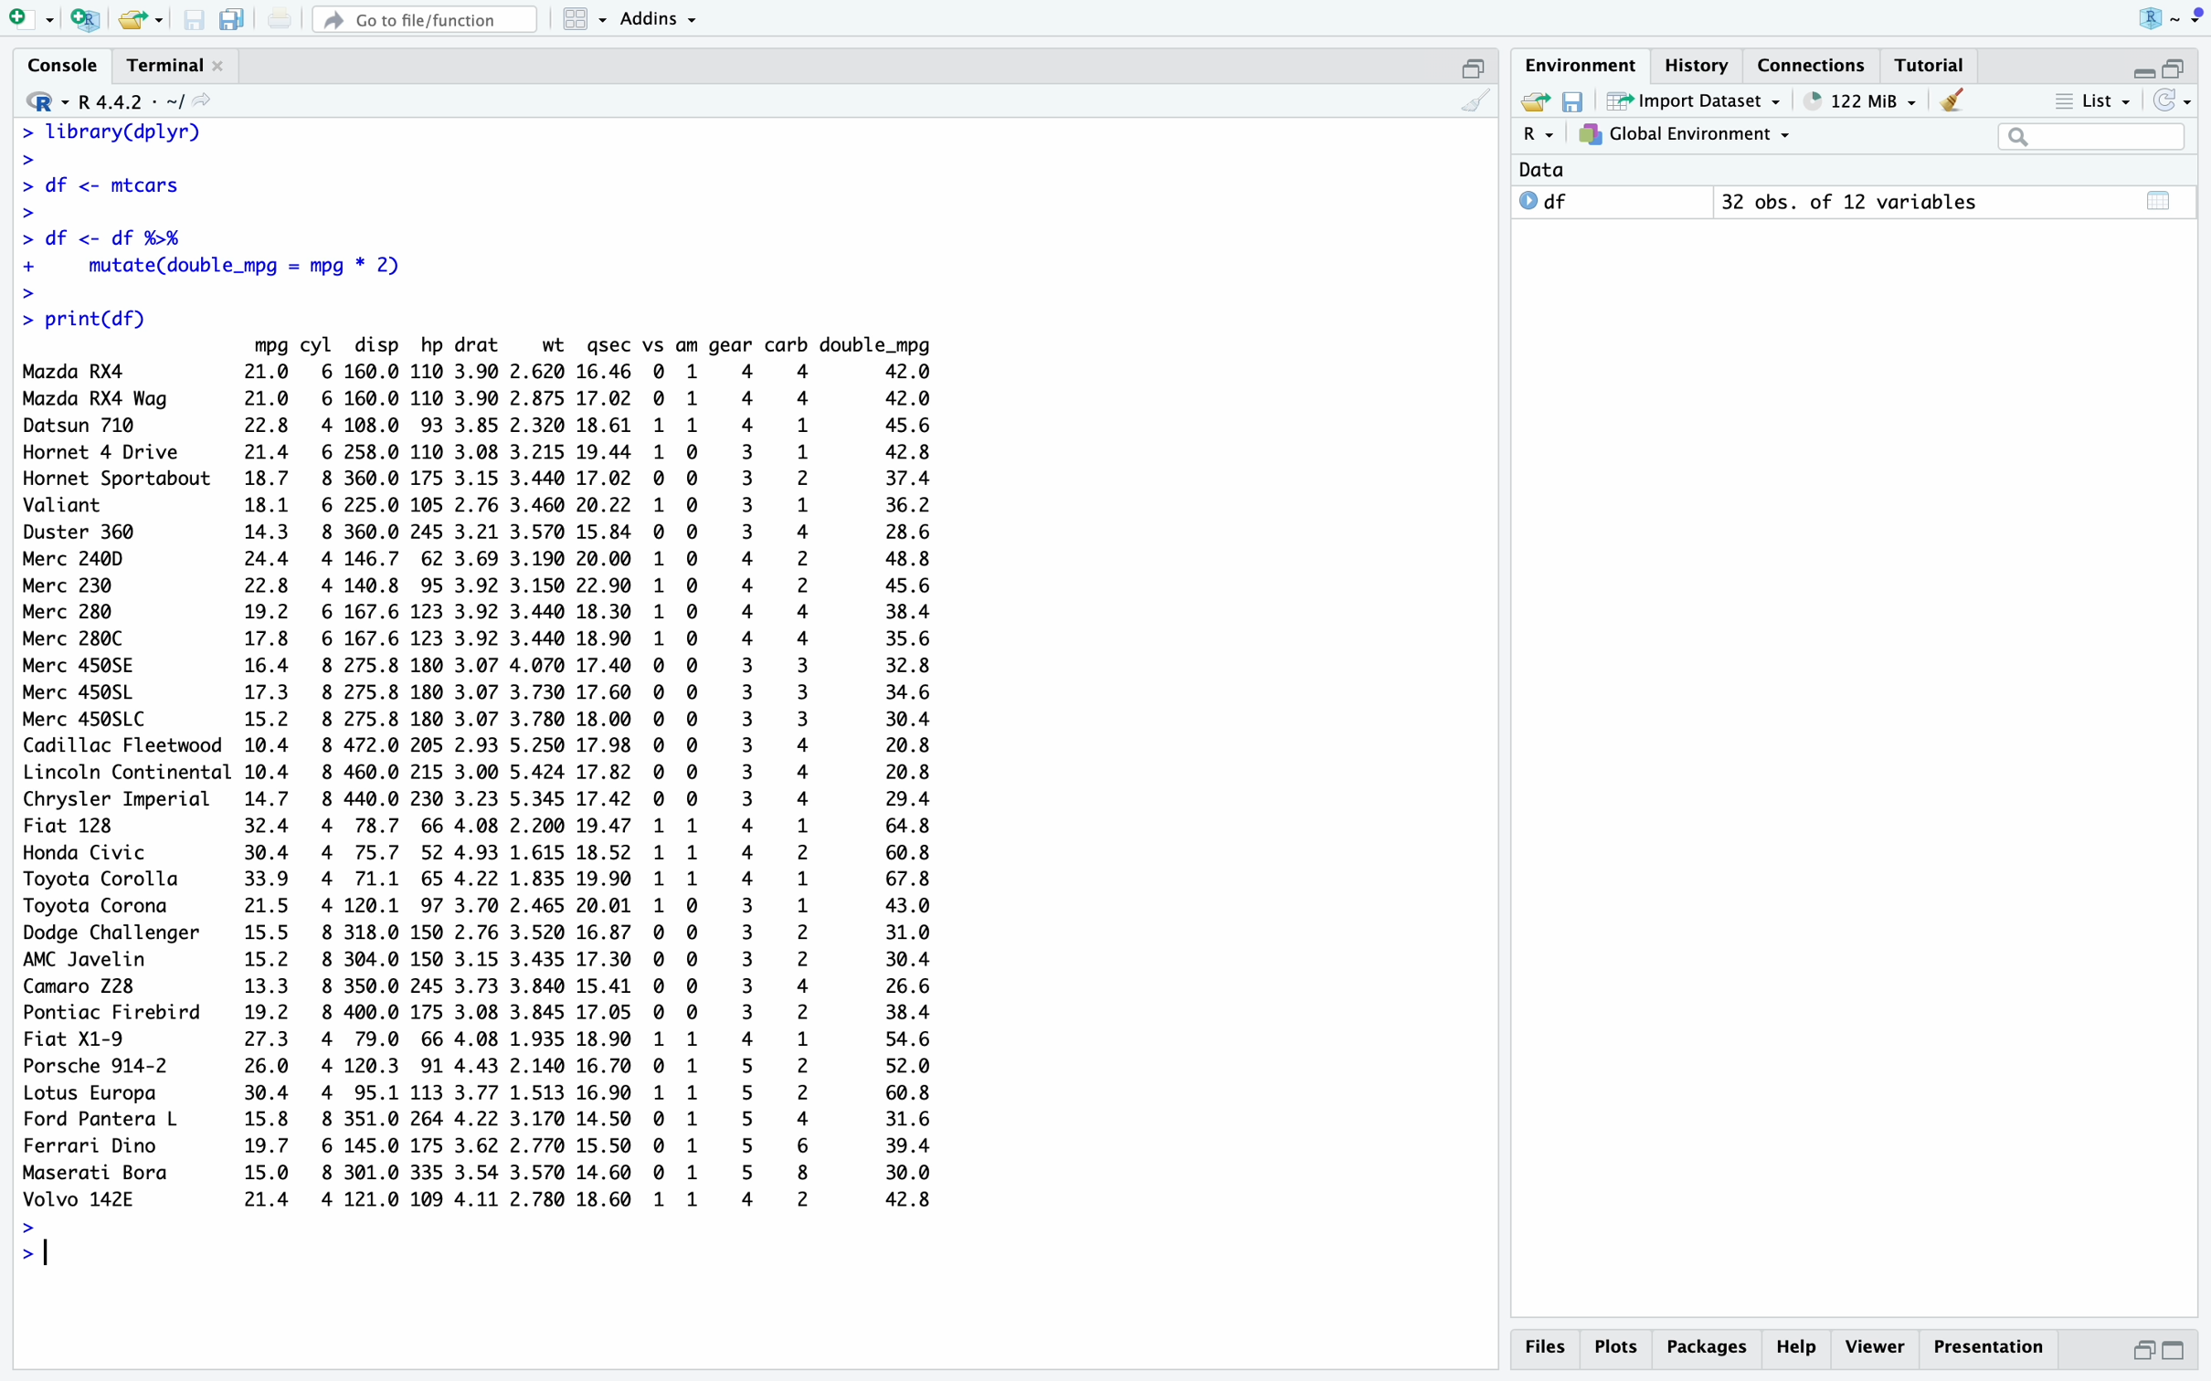 This screenshot has height=1381, width=2211. What do you see at coordinates (142, 20) in the screenshot?
I see `share folder as` at bounding box center [142, 20].